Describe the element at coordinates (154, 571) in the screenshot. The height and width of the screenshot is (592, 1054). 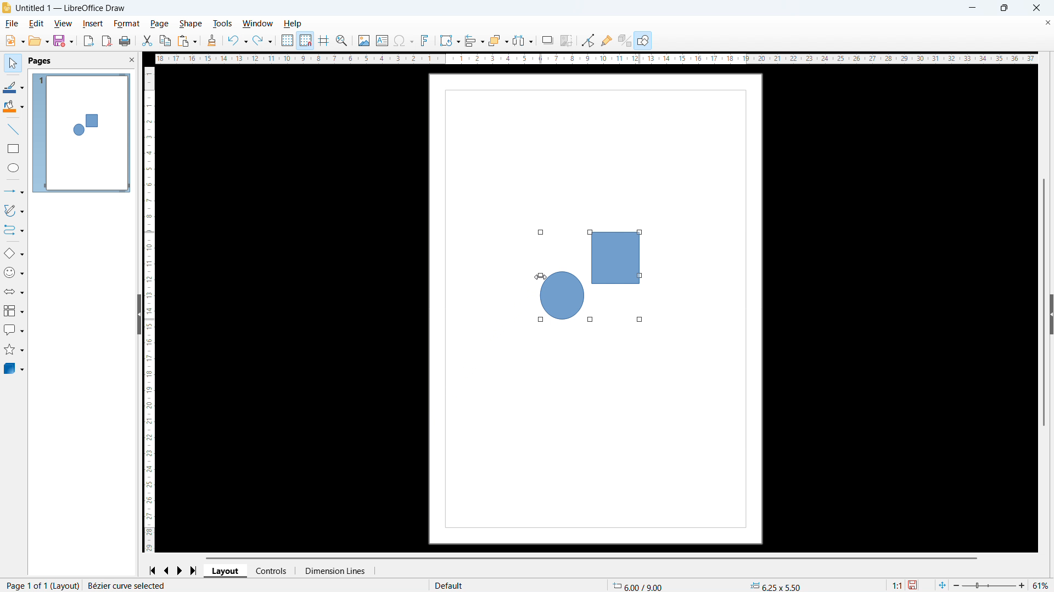
I see ` Go to first page ` at that location.